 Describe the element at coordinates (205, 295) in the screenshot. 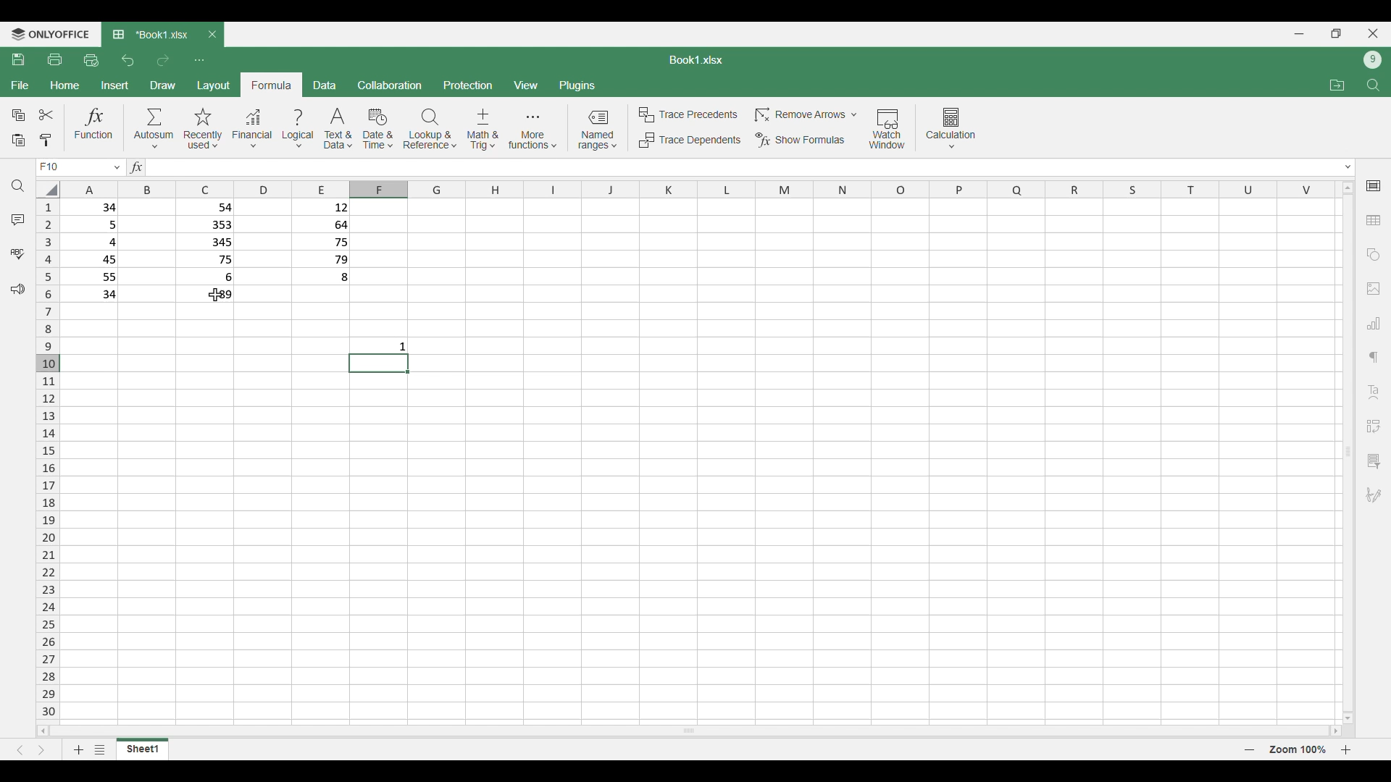

I see `Indicates cell is used in current function` at that location.